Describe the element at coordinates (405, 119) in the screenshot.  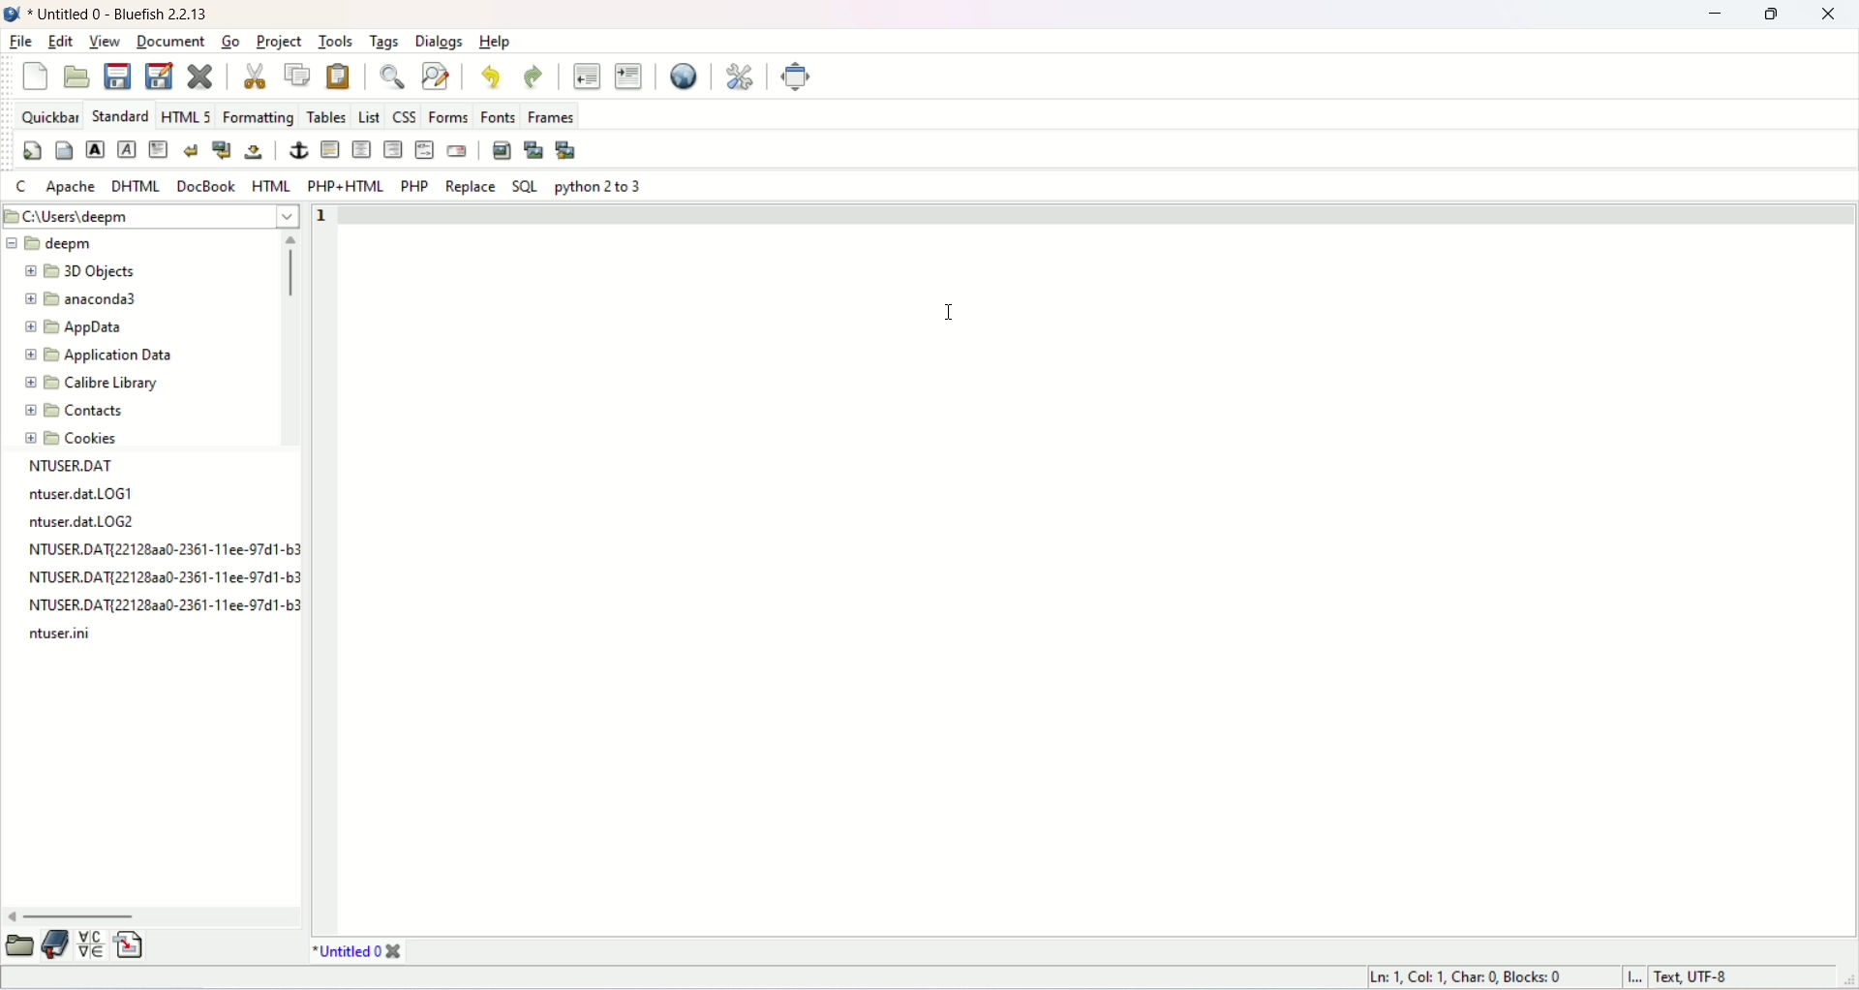
I see `CSS` at that location.